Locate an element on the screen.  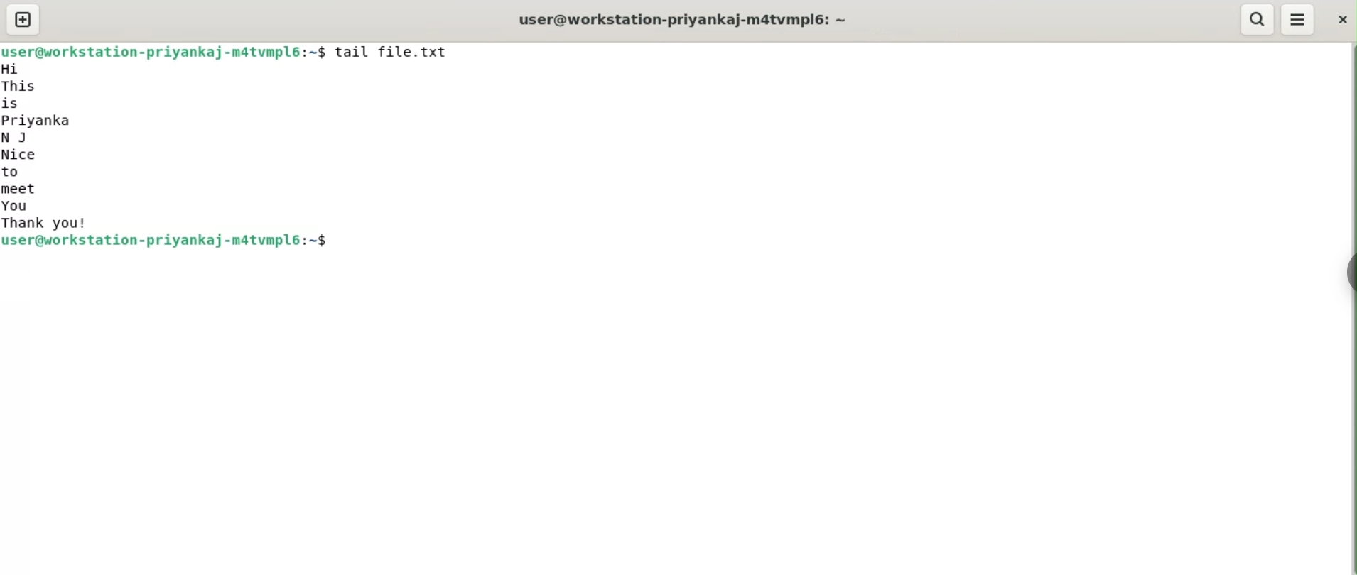
cursor is located at coordinates (336, 244).